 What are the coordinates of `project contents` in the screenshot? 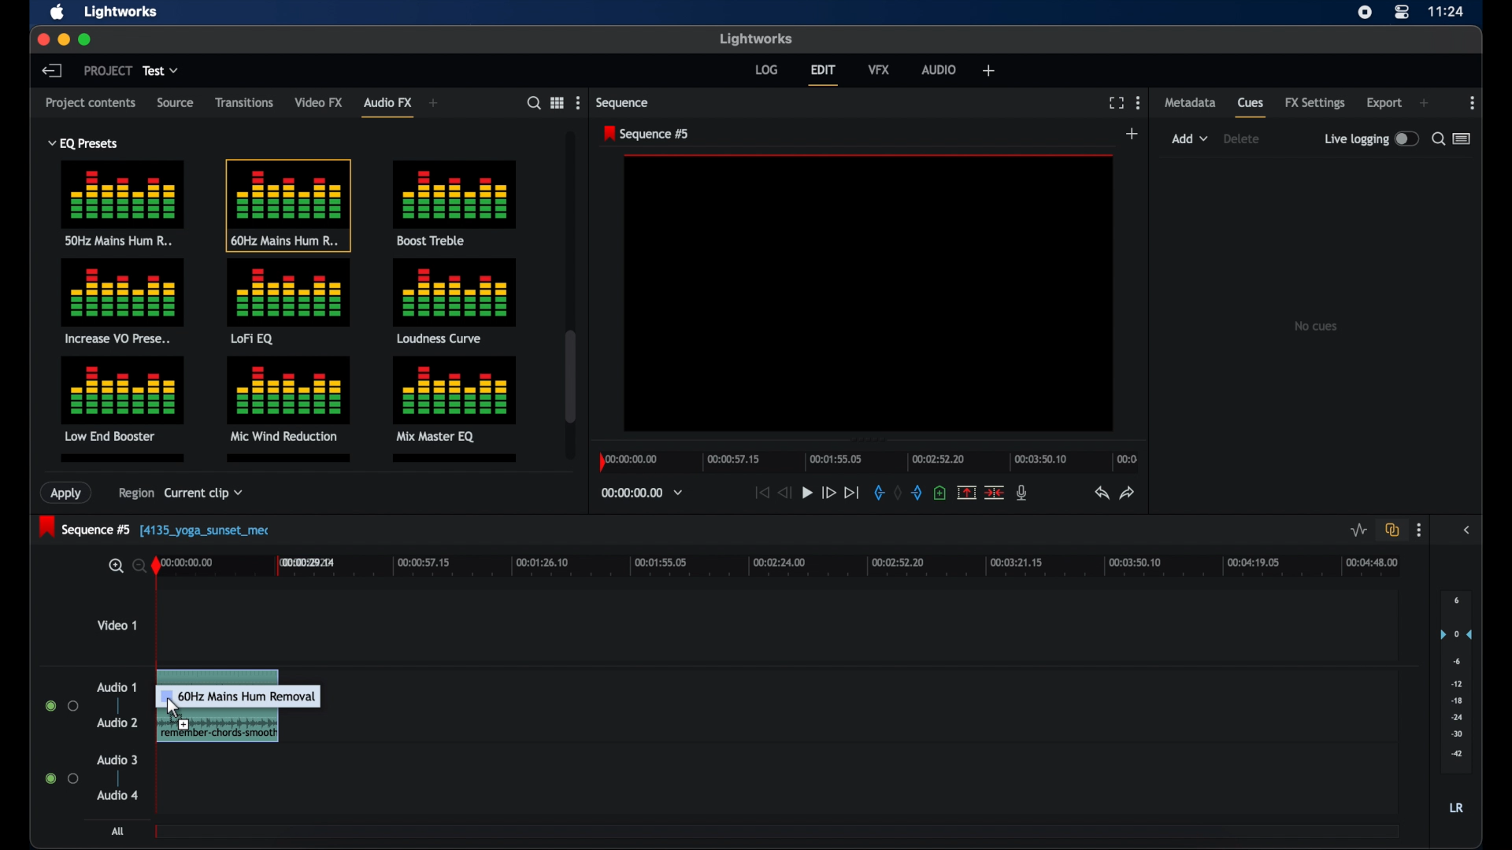 It's located at (91, 106).